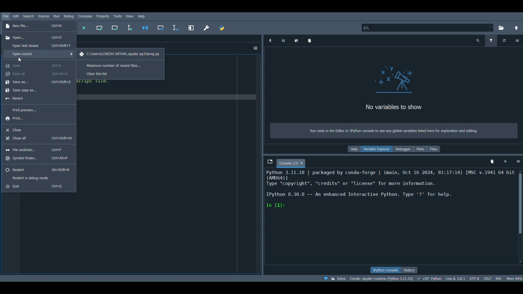 This screenshot has height=294, width=523. Describe the element at coordinates (160, 27) in the screenshot. I see `Debug cell` at that location.